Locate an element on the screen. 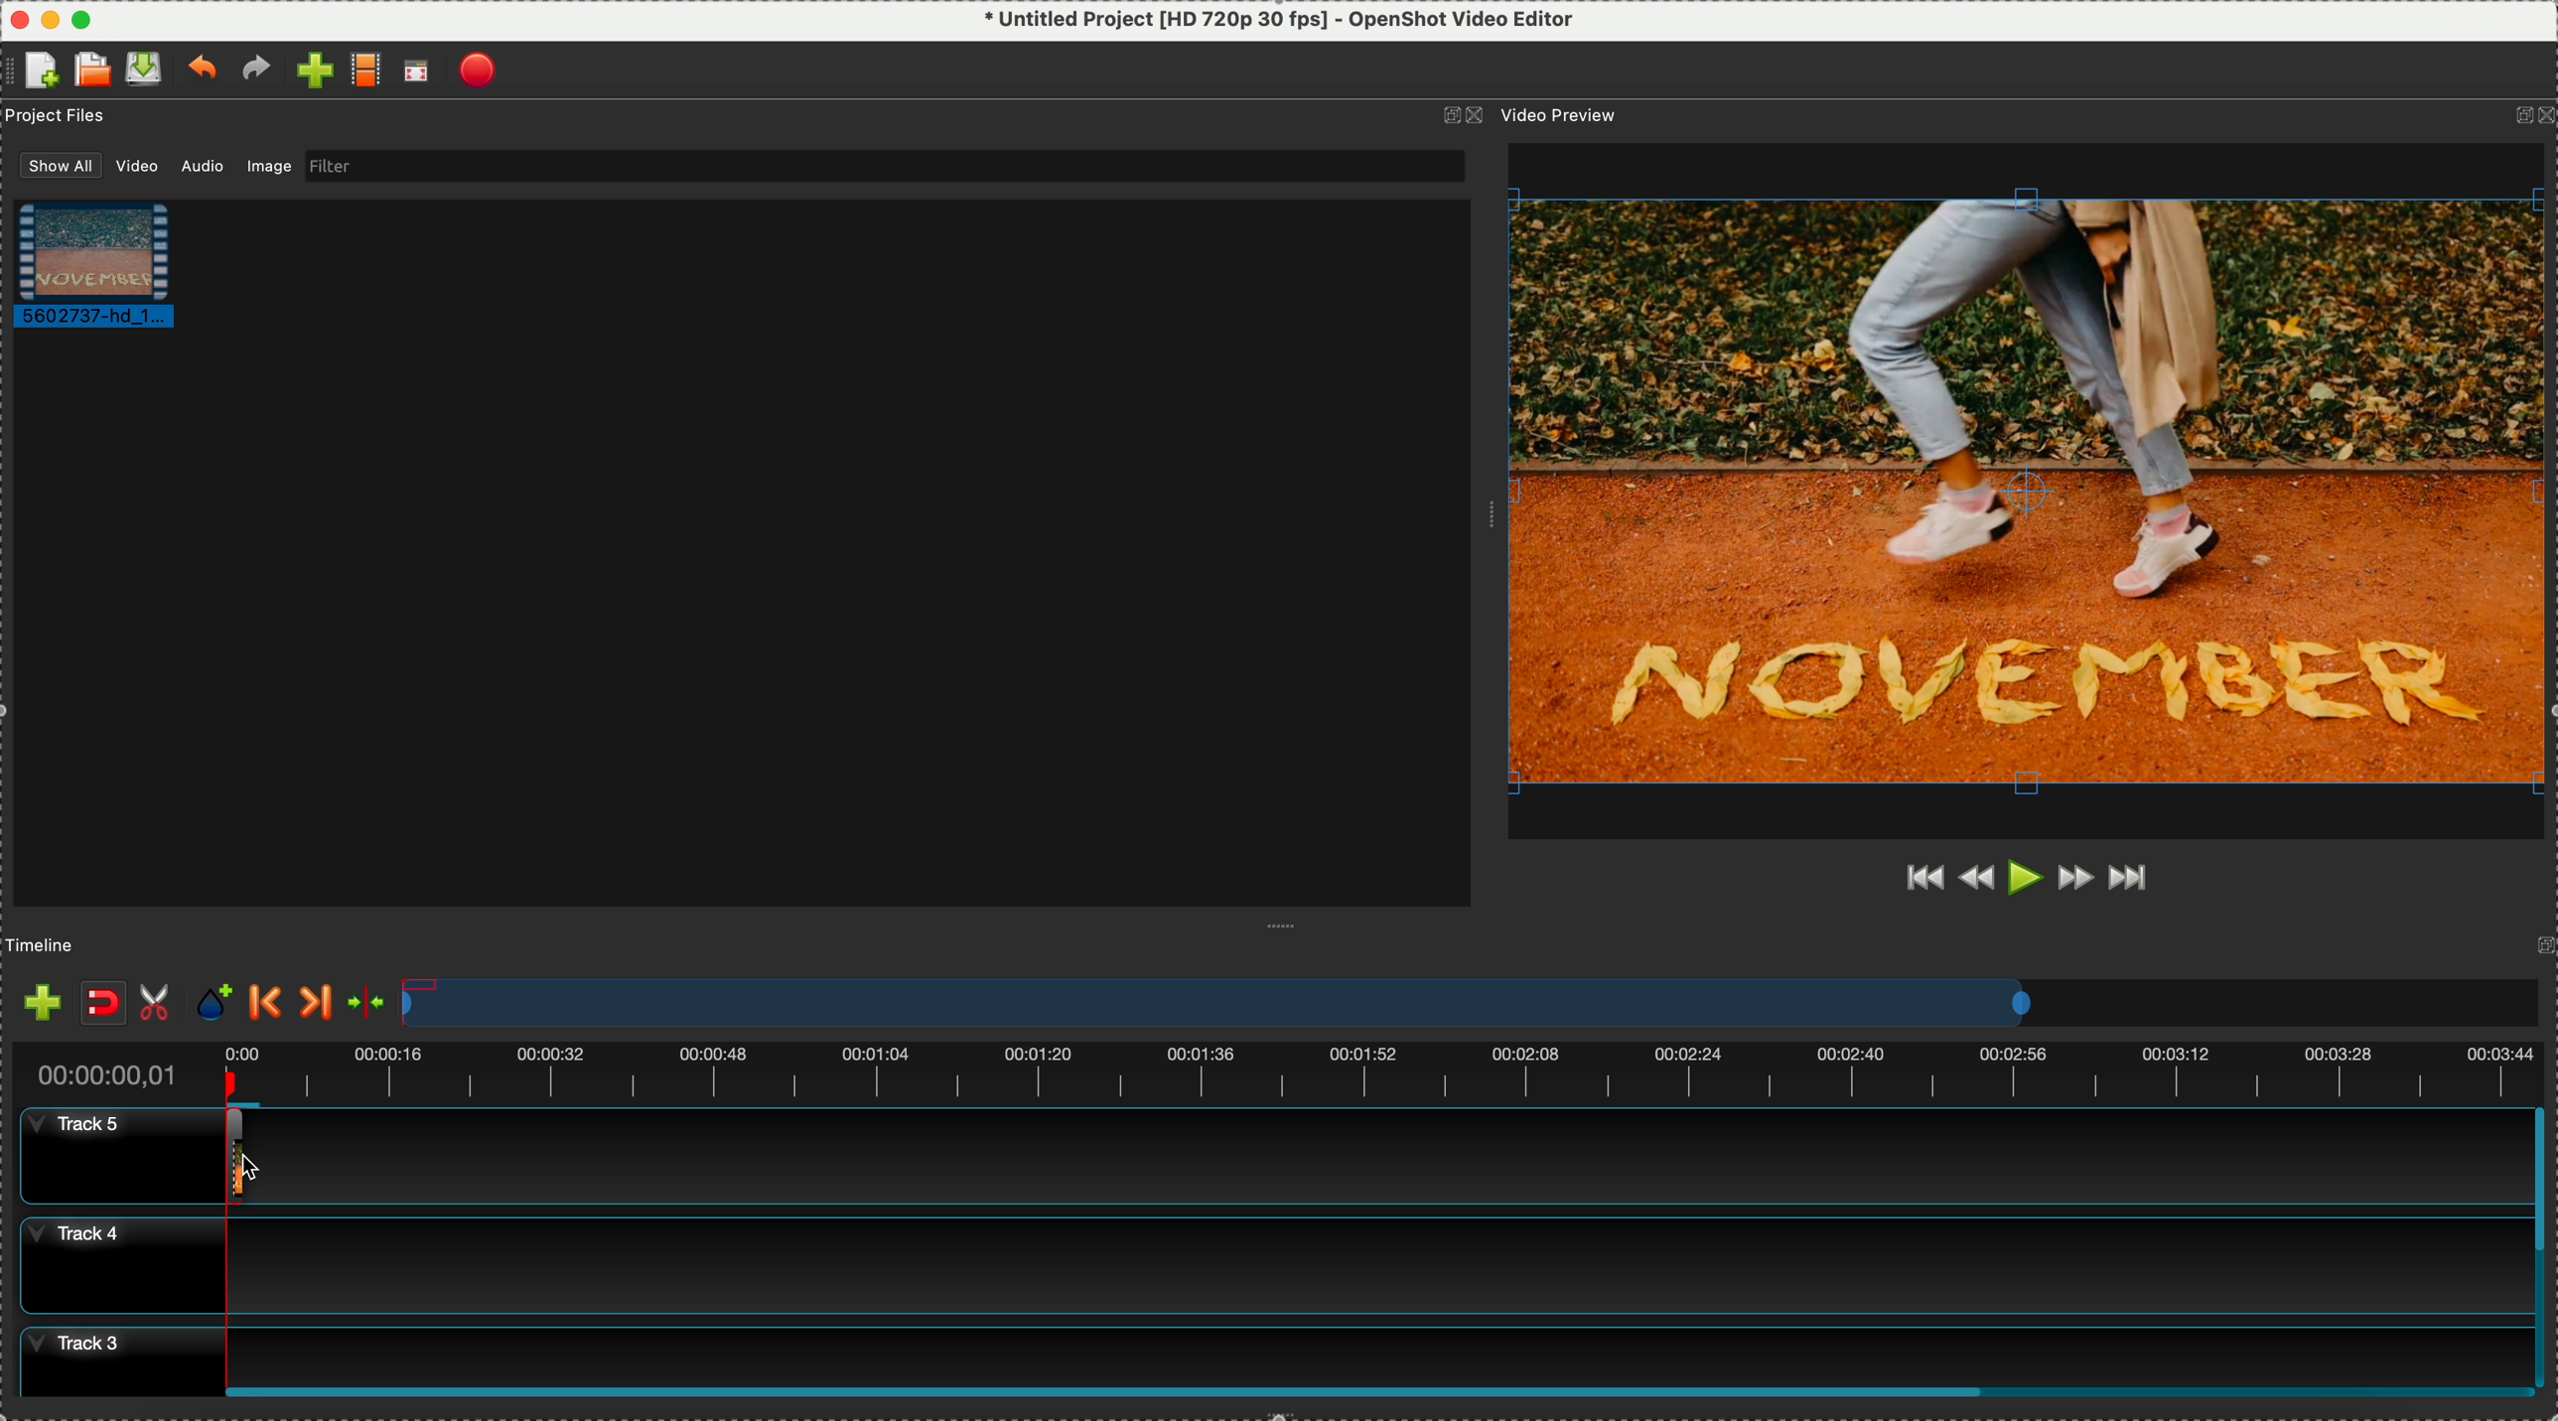 The image size is (2558, 1421). minimize is located at coordinates (50, 17).